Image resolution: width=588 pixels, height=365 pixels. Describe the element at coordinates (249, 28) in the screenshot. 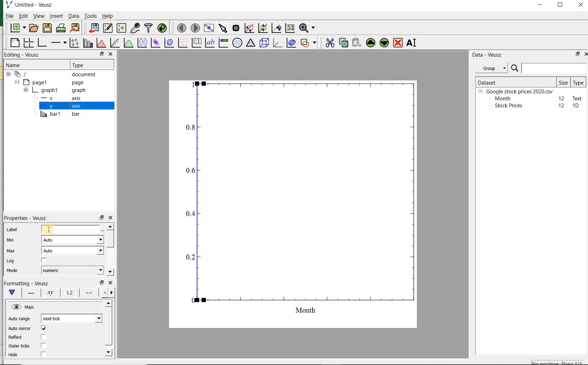

I see `click or draw a rectangle to zoom graph axes` at that location.